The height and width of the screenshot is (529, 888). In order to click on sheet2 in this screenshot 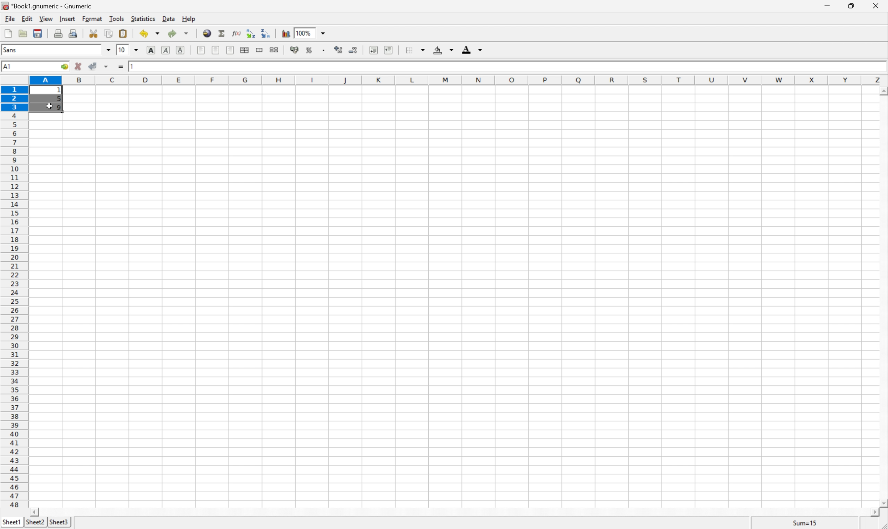, I will do `click(35, 524)`.